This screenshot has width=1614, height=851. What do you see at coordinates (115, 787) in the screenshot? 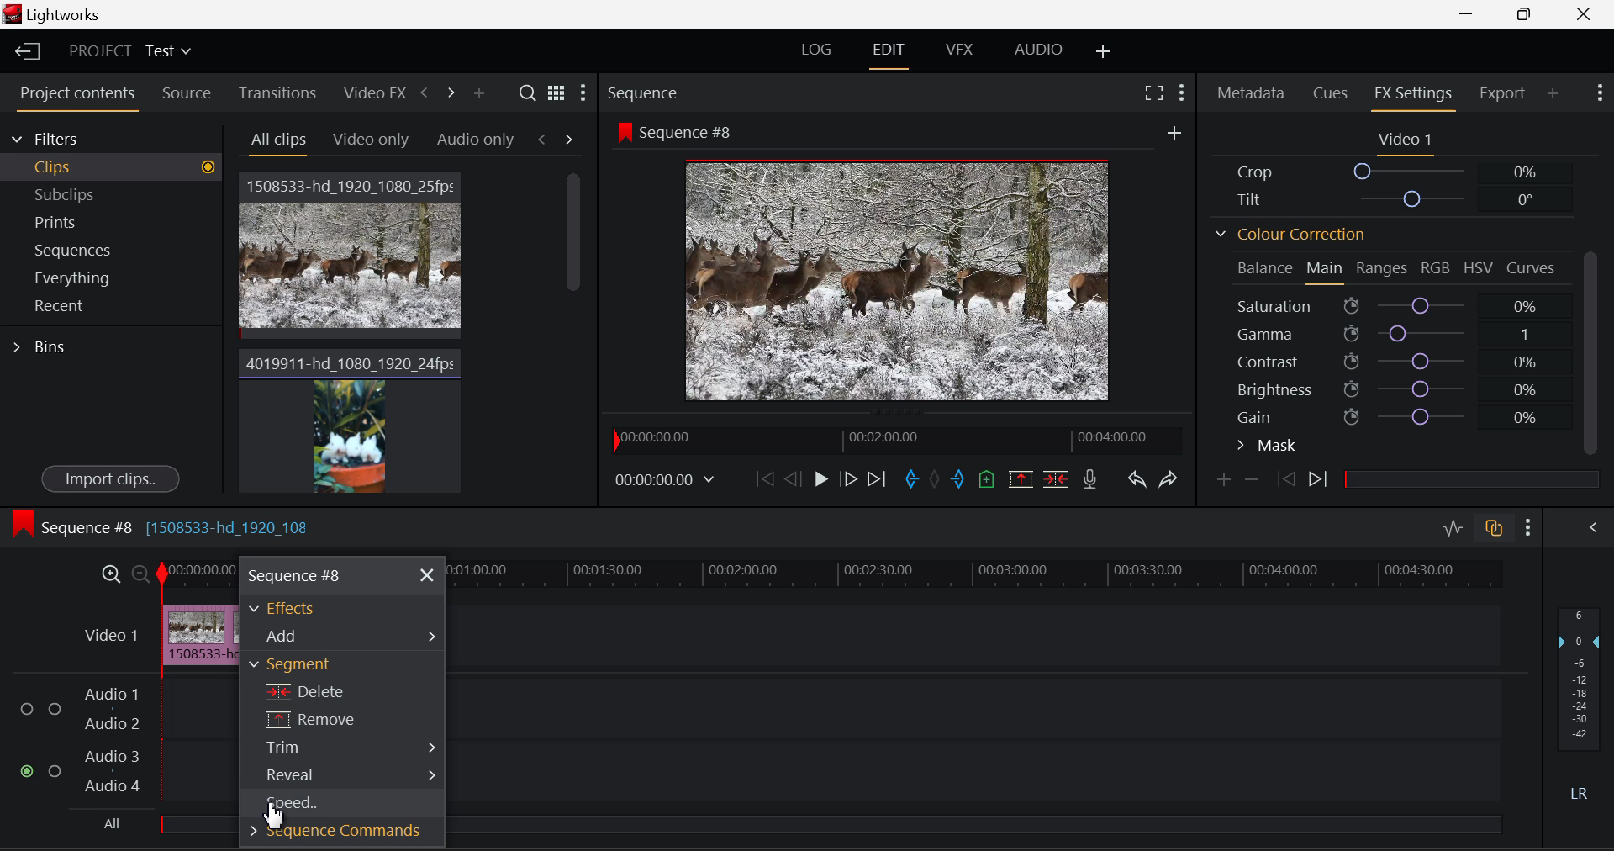
I see `Audio 4` at bounding box center [115, 787].